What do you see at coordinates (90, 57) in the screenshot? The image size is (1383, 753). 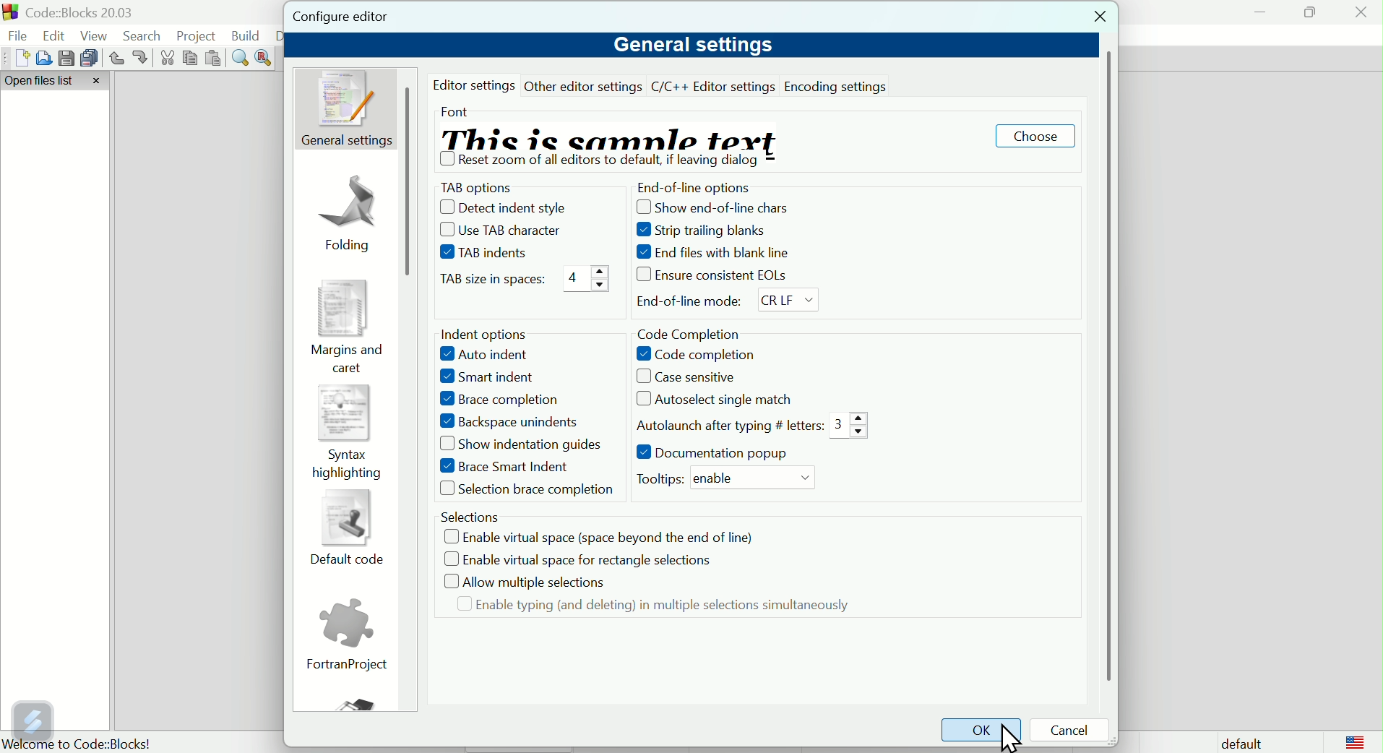 I see `Save multiple` at bounding box center [90, 57].